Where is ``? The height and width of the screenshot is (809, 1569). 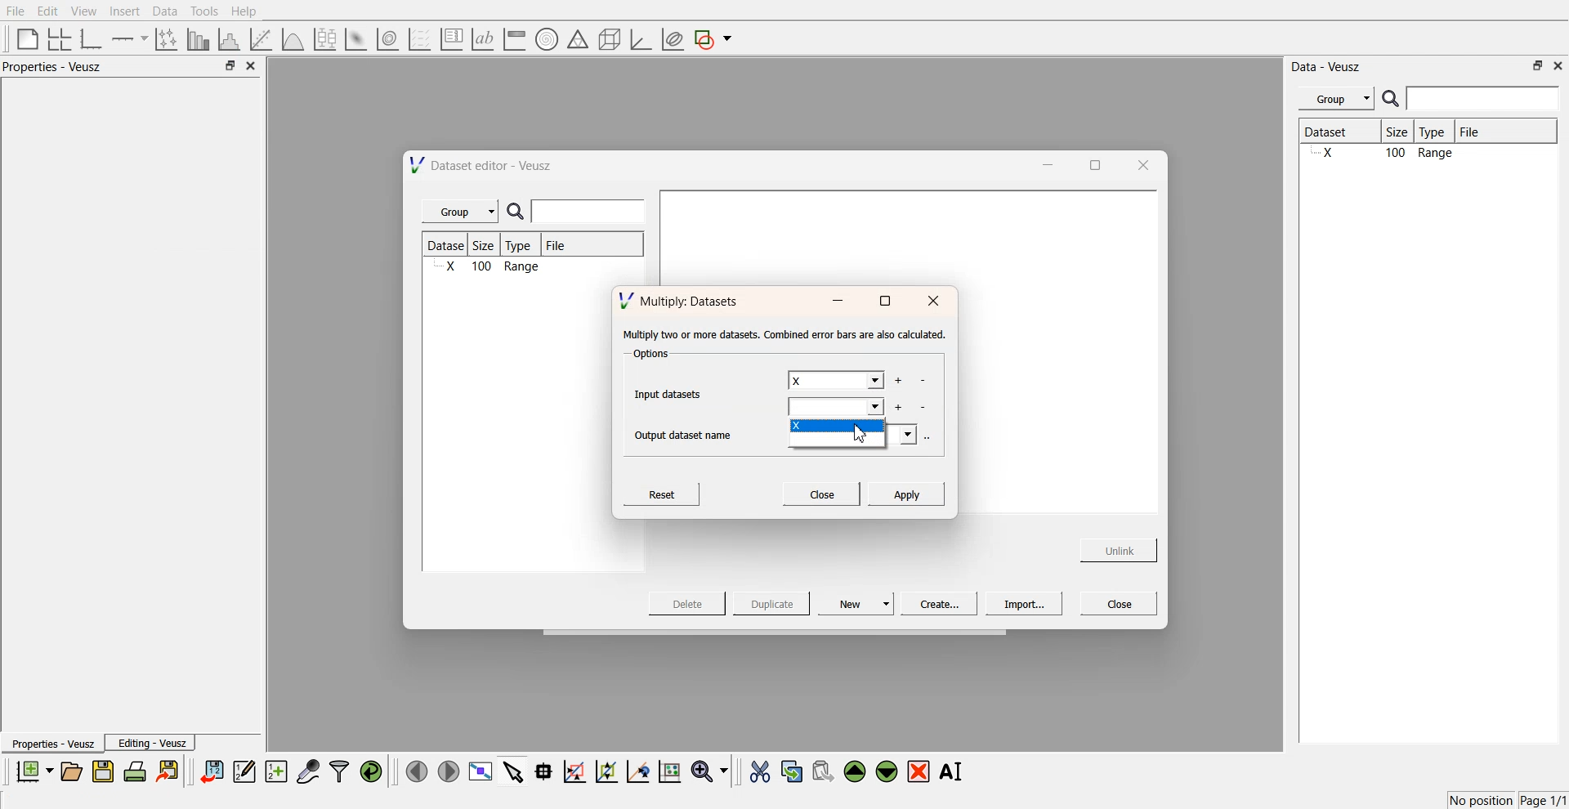
 is located at coordinates (1336, 99).